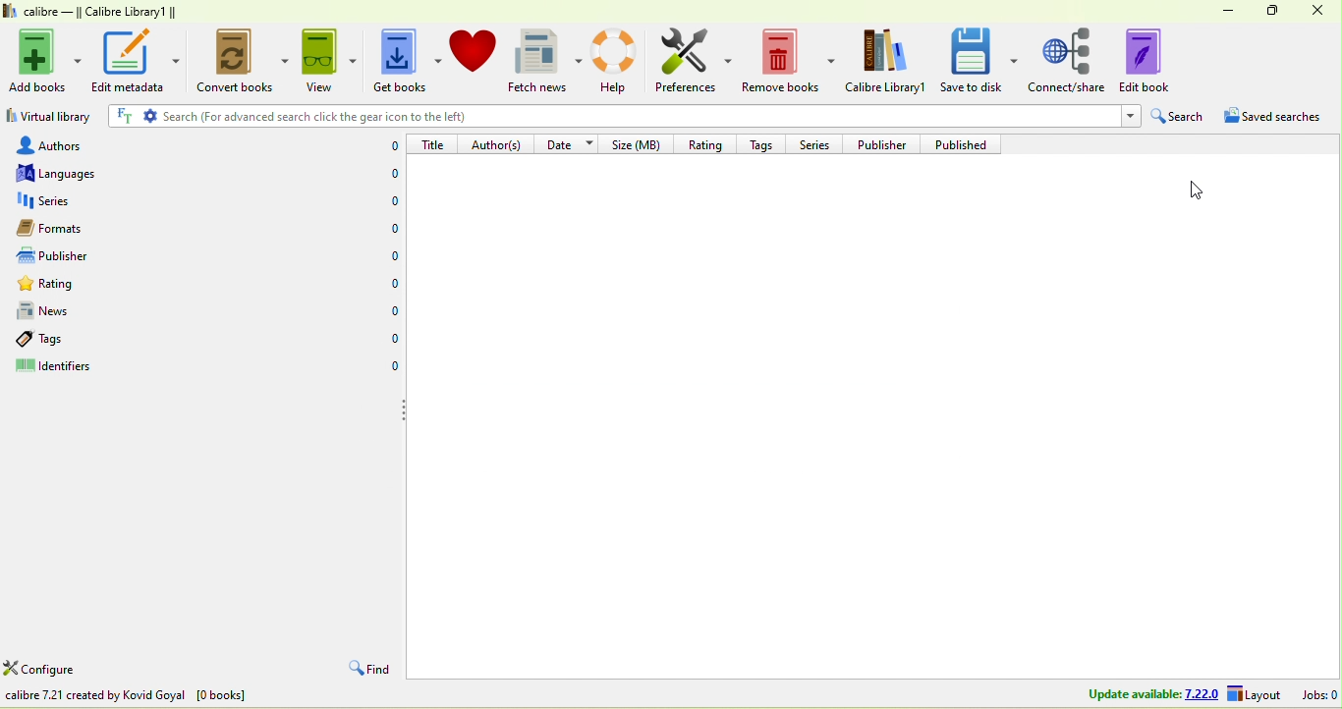 The width and height of the screenshot is (1342, 709). I want to click on minimize, so click(1221, 9).